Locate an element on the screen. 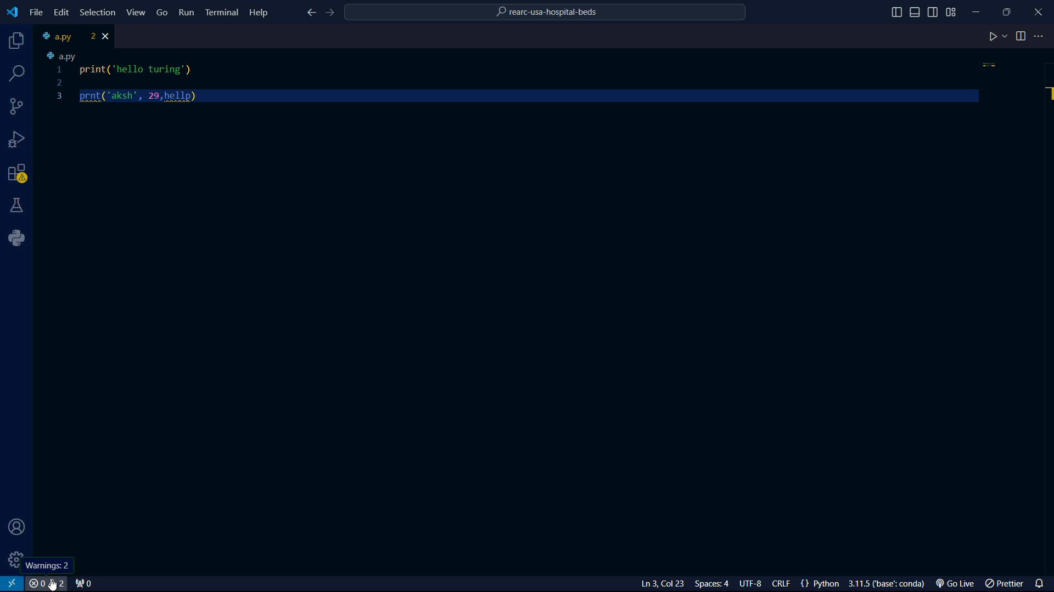  close is located at coordinates (48, 584).